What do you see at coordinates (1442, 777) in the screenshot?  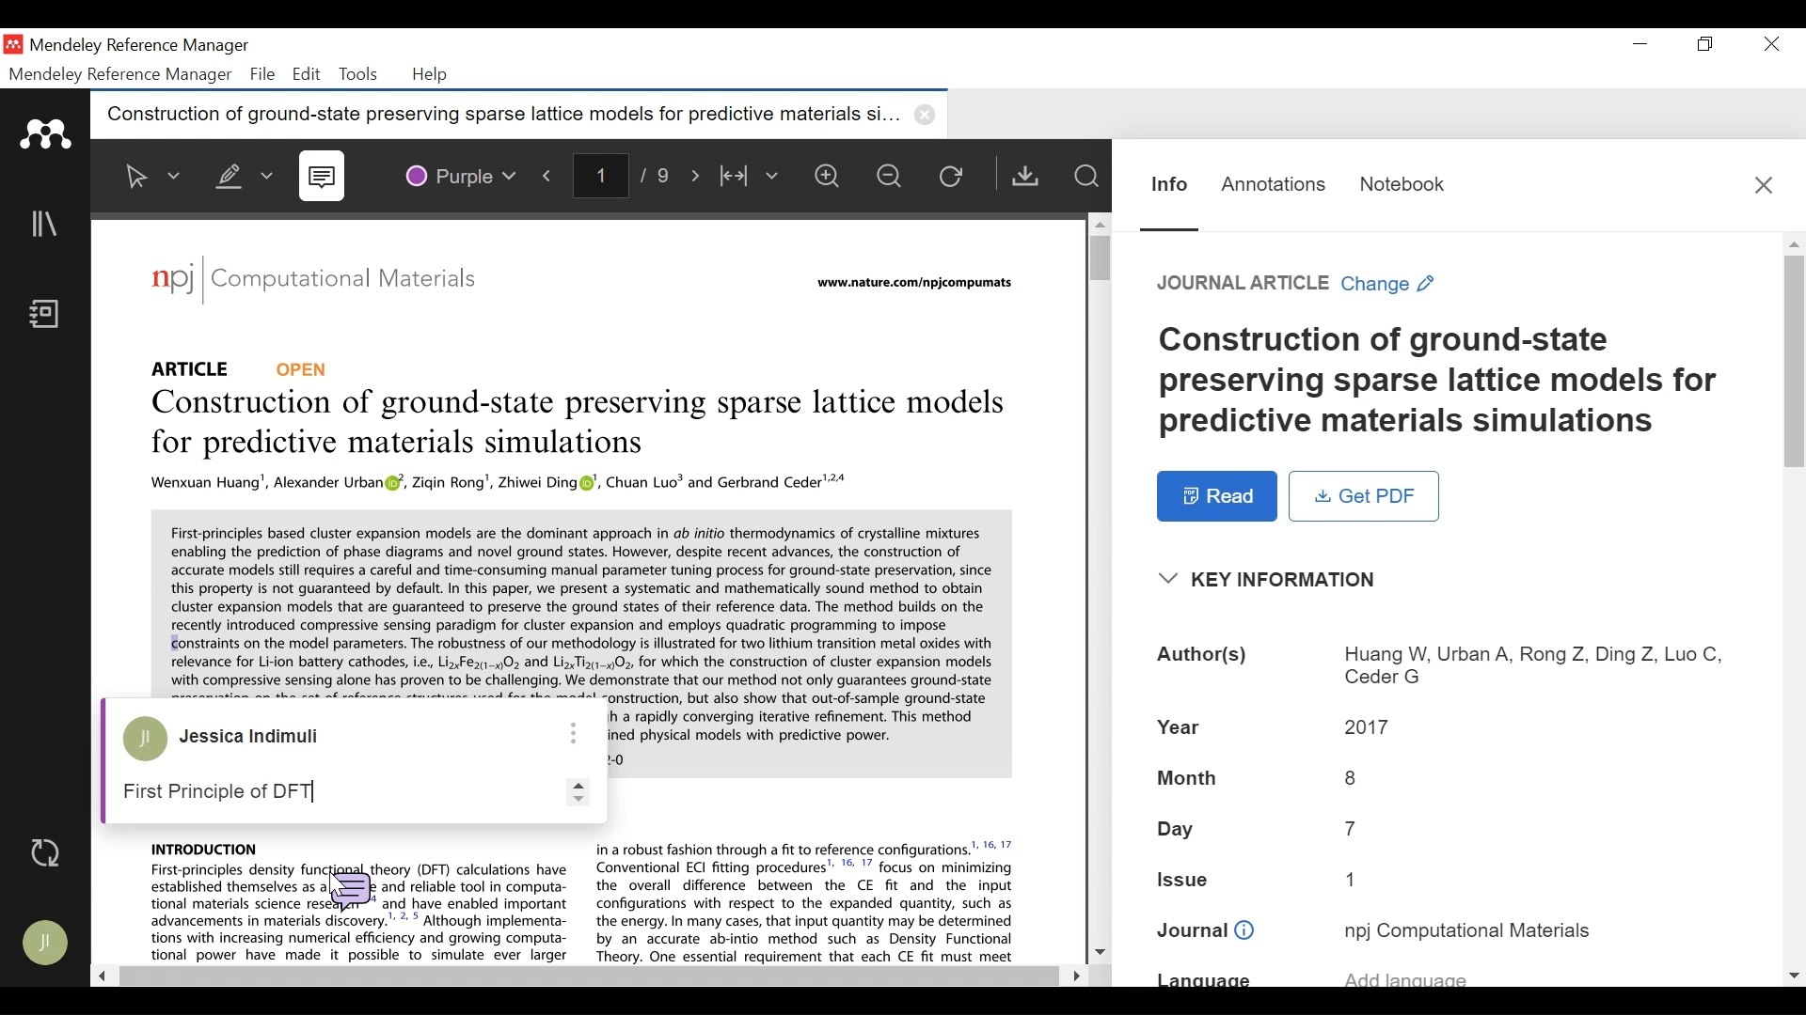 I see `Month` at bounding box center [1442, 777].